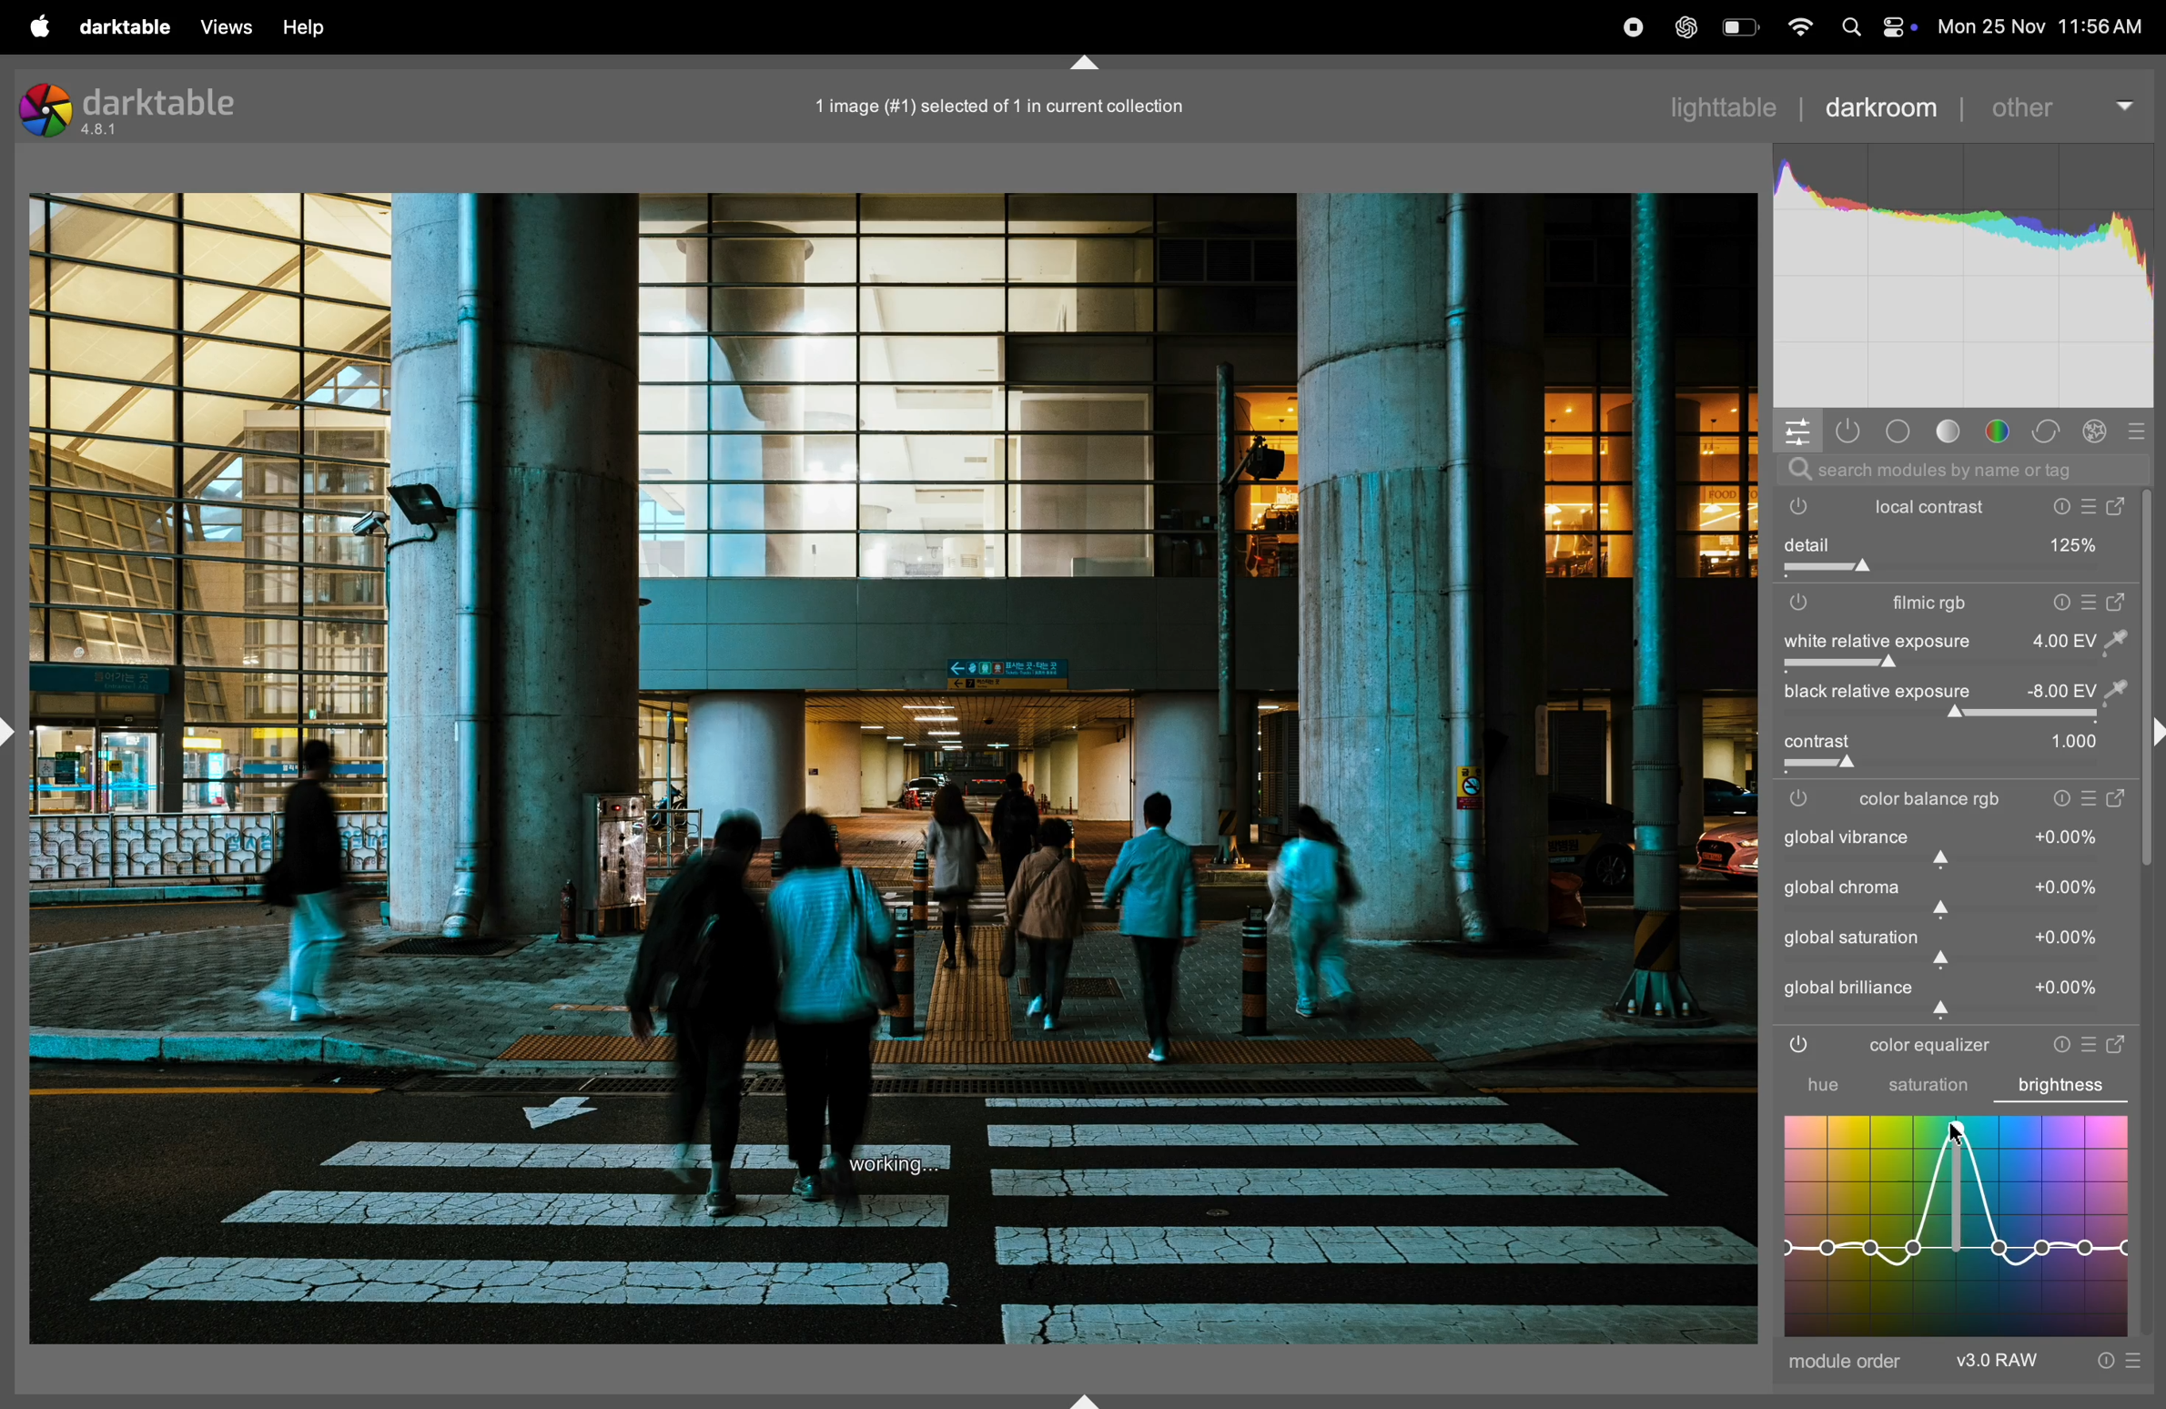  What do you see at coordinates (1804, 799) in the screenshot?
I see `filmic rgb switch off` at bounding box center [1804, 799].